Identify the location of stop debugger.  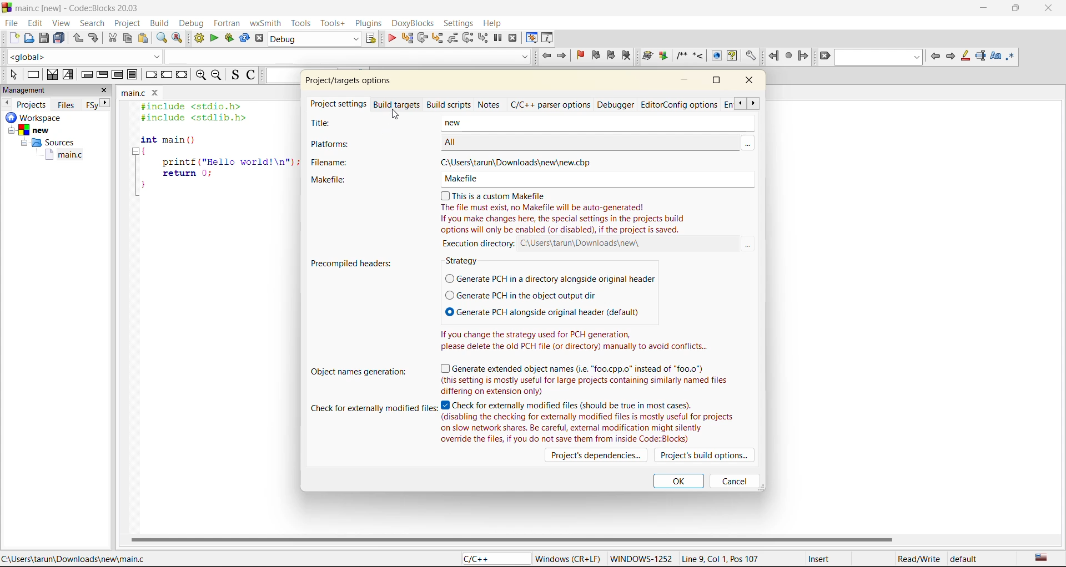
(513, 38).